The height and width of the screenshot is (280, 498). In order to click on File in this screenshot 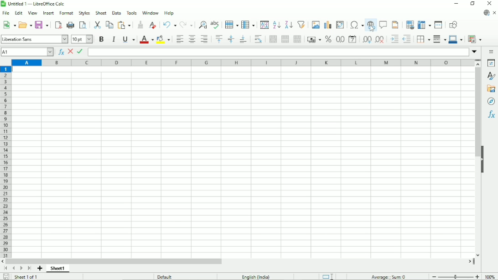, I will do `click(6, 13)`.